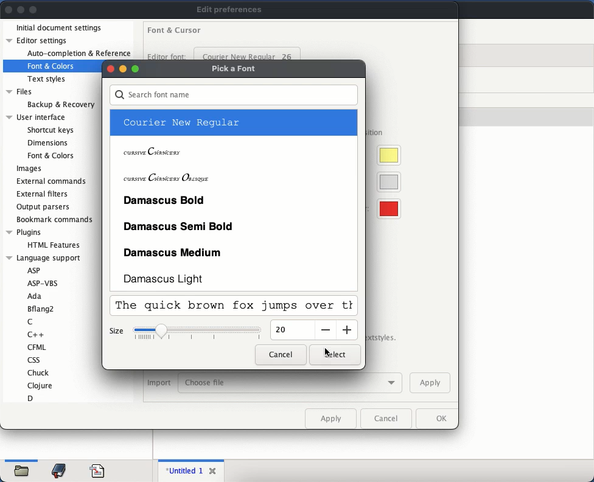  Describe the element at coordinates (37, 334) in the screenshot. I see `C++` at that location.